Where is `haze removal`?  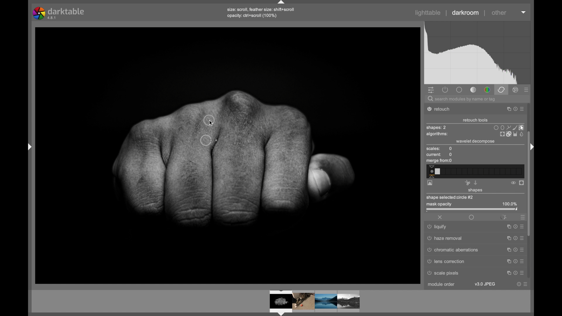
haze removal is located at coordinates (445, 238).